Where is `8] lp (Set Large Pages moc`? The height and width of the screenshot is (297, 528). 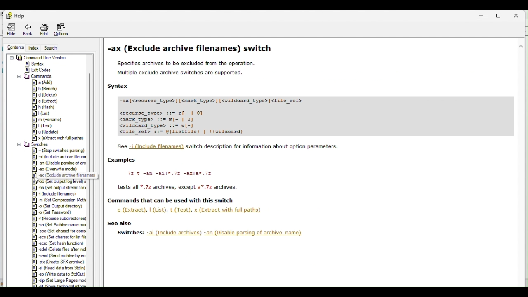
8] lp (Set Large Pages moc is located at coordinates (59, 280).